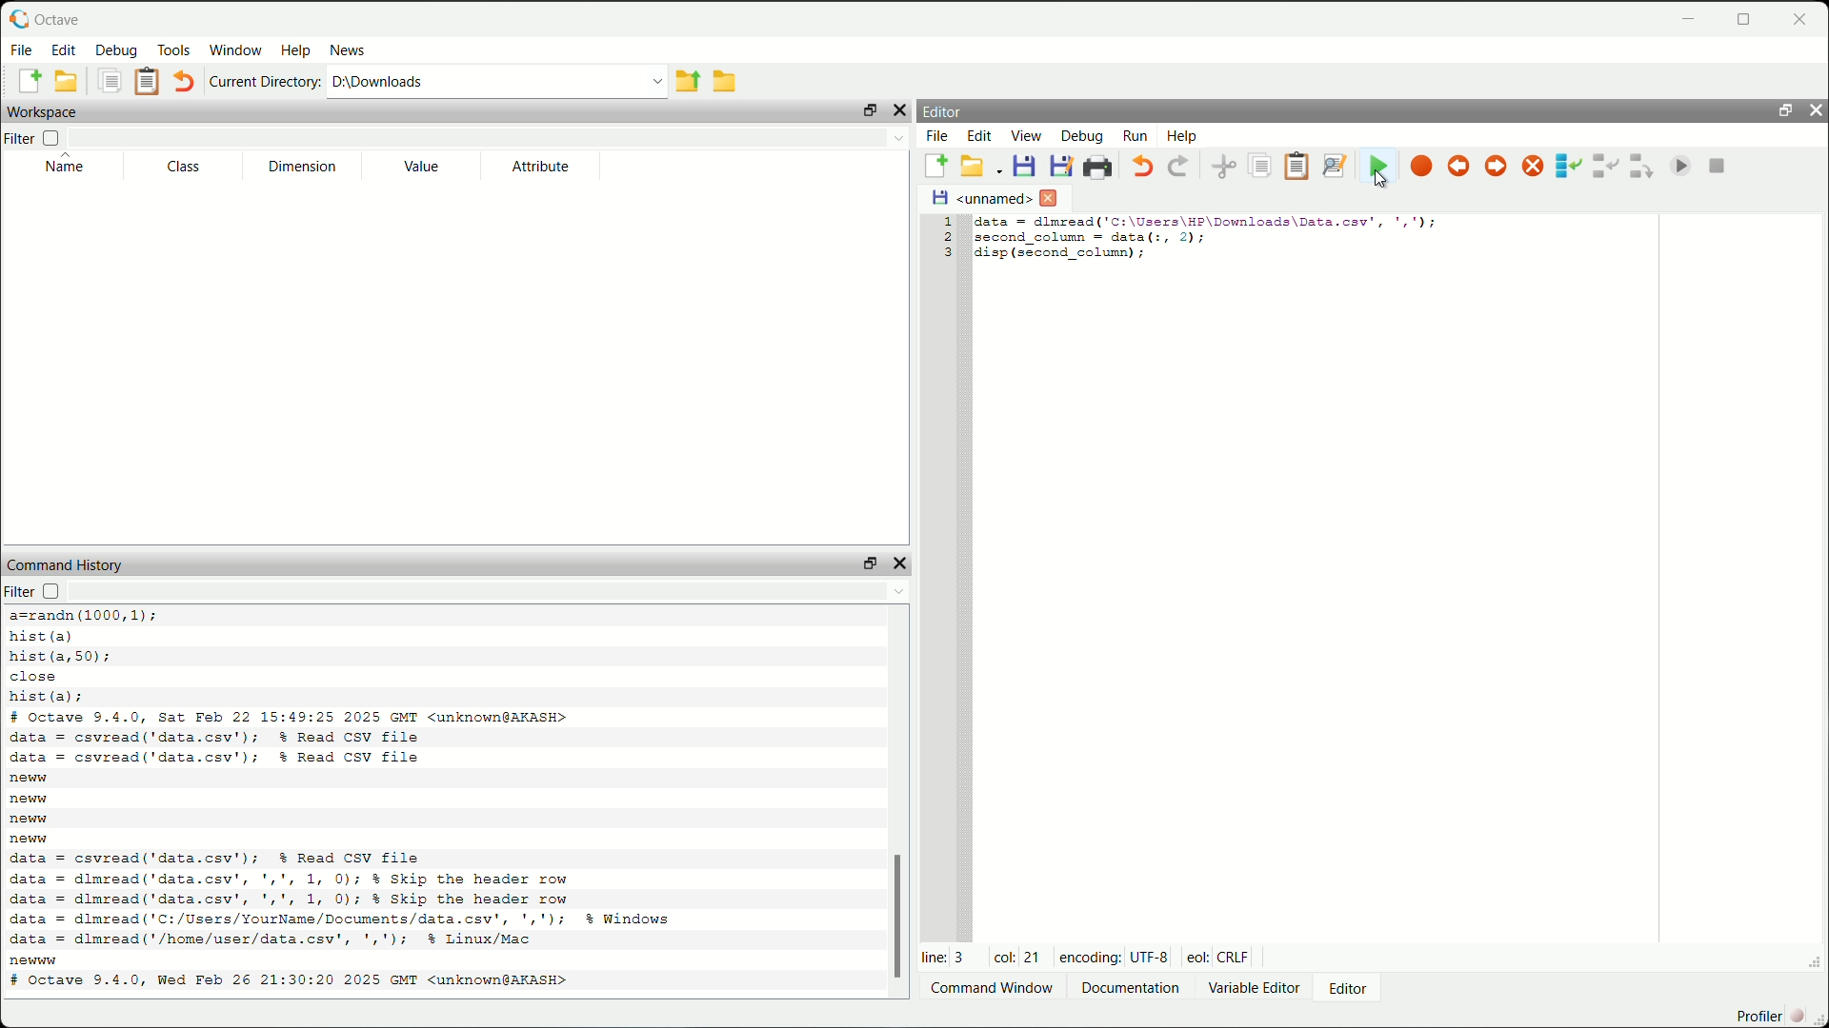 This screenshot has height=1028, width=1829. Describe the element at coordinates (1777, 1015) in the screenshot. I see `profiler` at that location.